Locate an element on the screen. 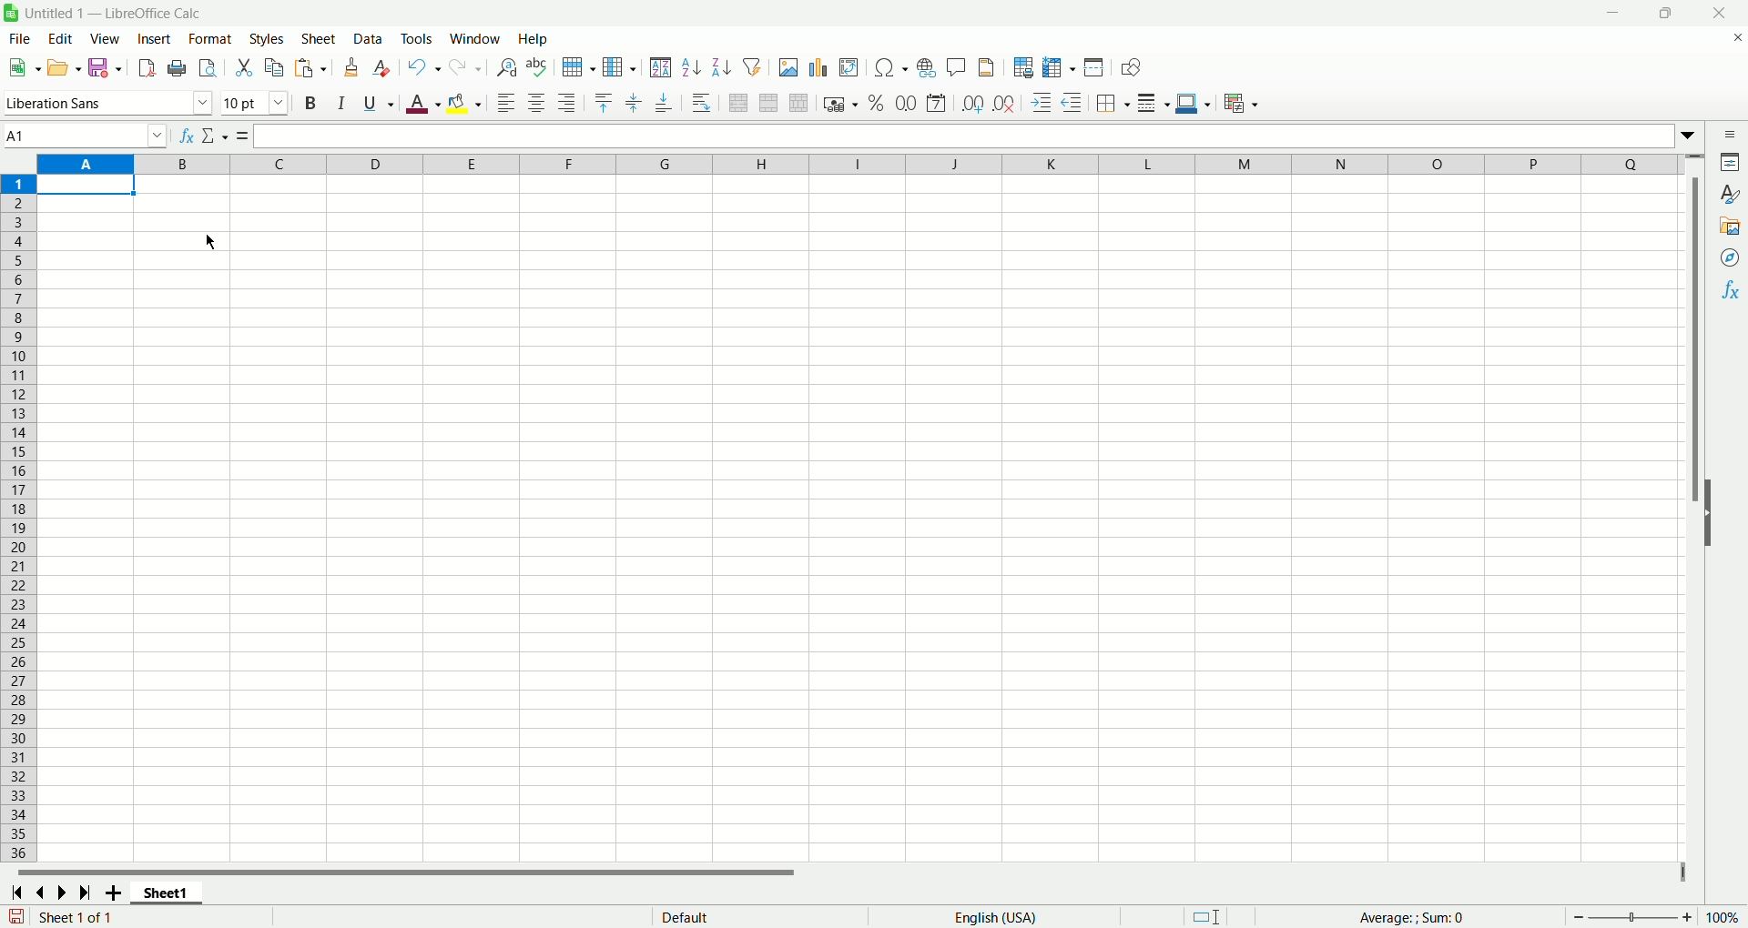 This screenshot has height=928, width=1748. wrap text is located at coordinates (703, 103).